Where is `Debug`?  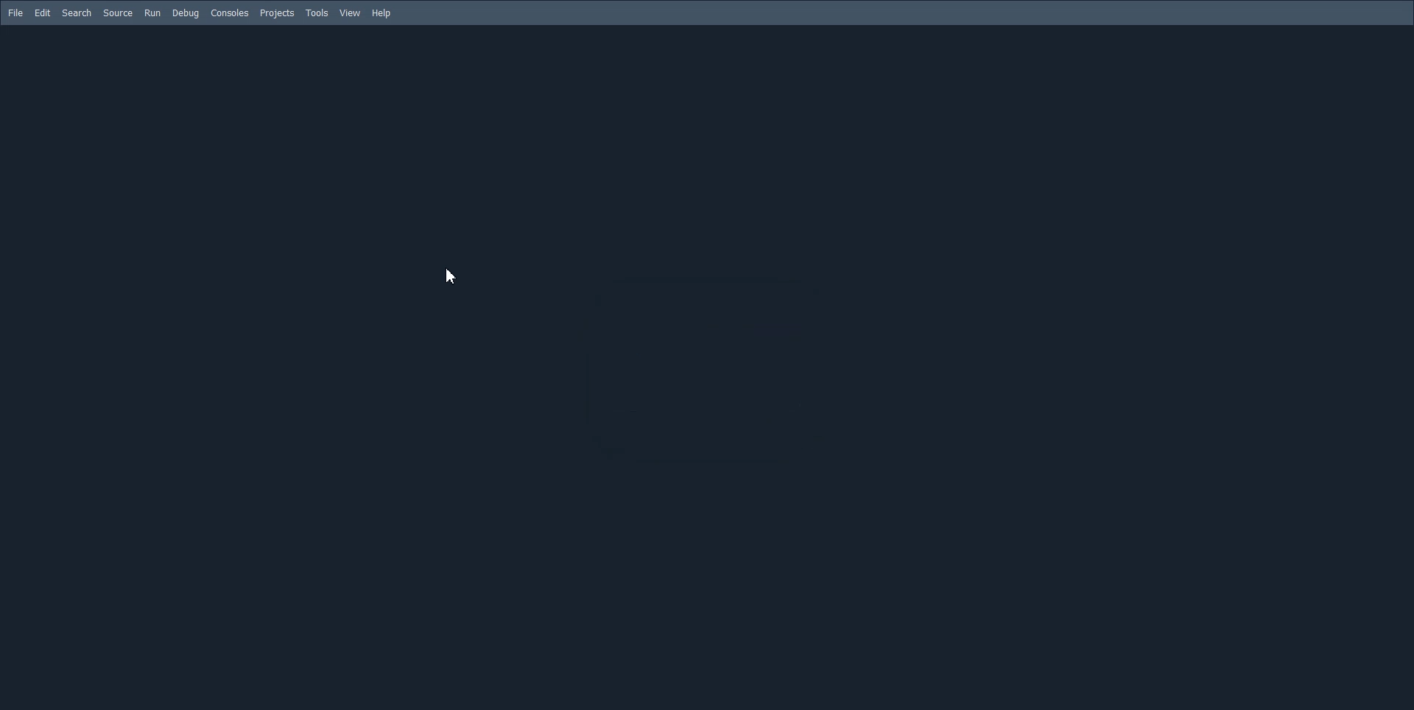
Debug is located at coordinates (186, 13).